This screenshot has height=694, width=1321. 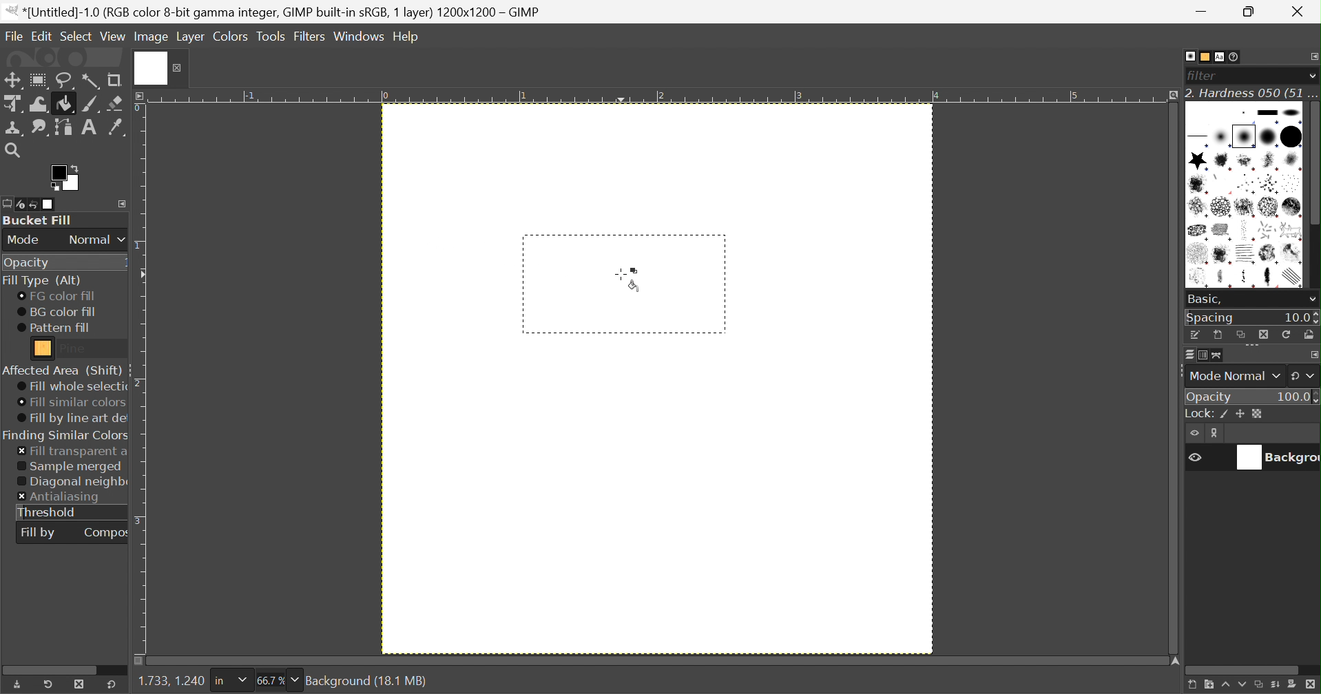 I want to click on Crop Tool, so click(x=114, y=81).